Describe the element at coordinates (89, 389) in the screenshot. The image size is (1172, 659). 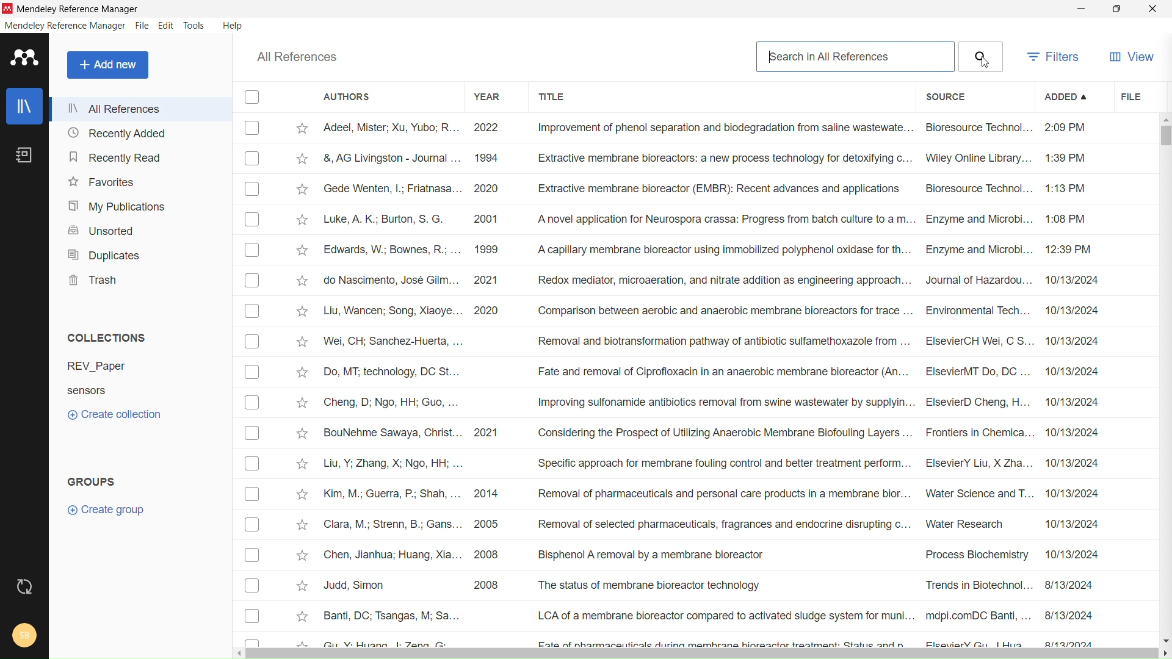
I see `Sensors` at that location.